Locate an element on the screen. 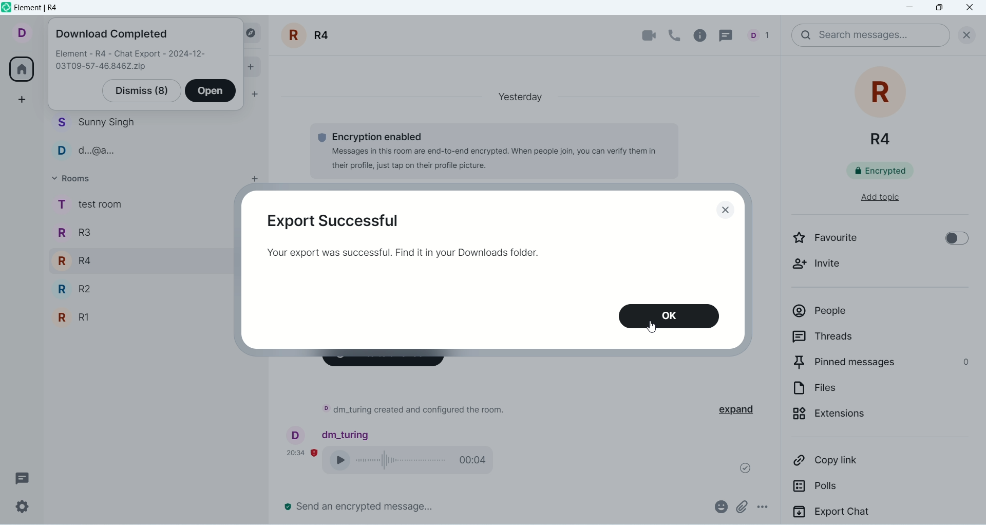  add is located at coordinates (250, 181).